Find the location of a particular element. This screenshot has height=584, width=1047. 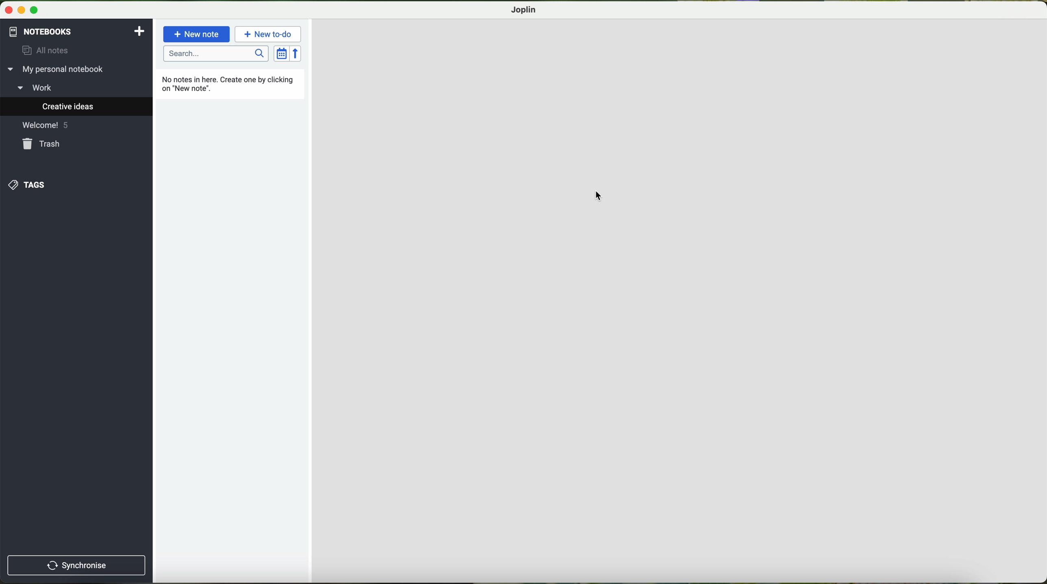

tags is located at coordinates (29, 185).